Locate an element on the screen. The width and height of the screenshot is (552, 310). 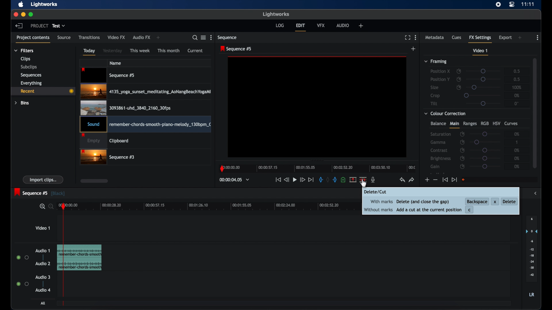
audio clip is located at coordinates (88, 257).